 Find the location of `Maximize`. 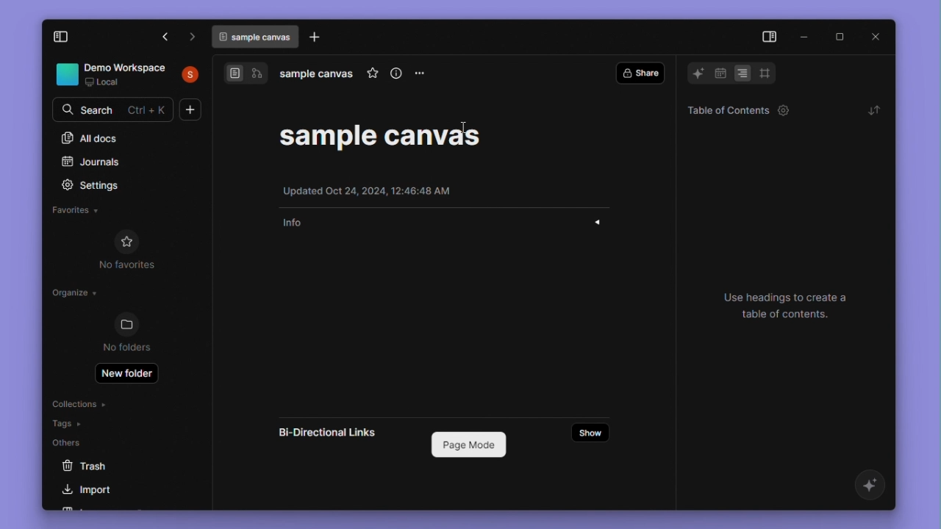

Maximize is located at coordinates (839, 37).